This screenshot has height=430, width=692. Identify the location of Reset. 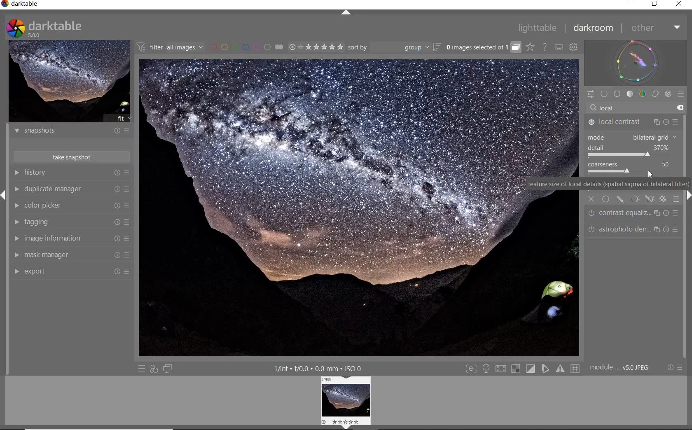
(116, 255).